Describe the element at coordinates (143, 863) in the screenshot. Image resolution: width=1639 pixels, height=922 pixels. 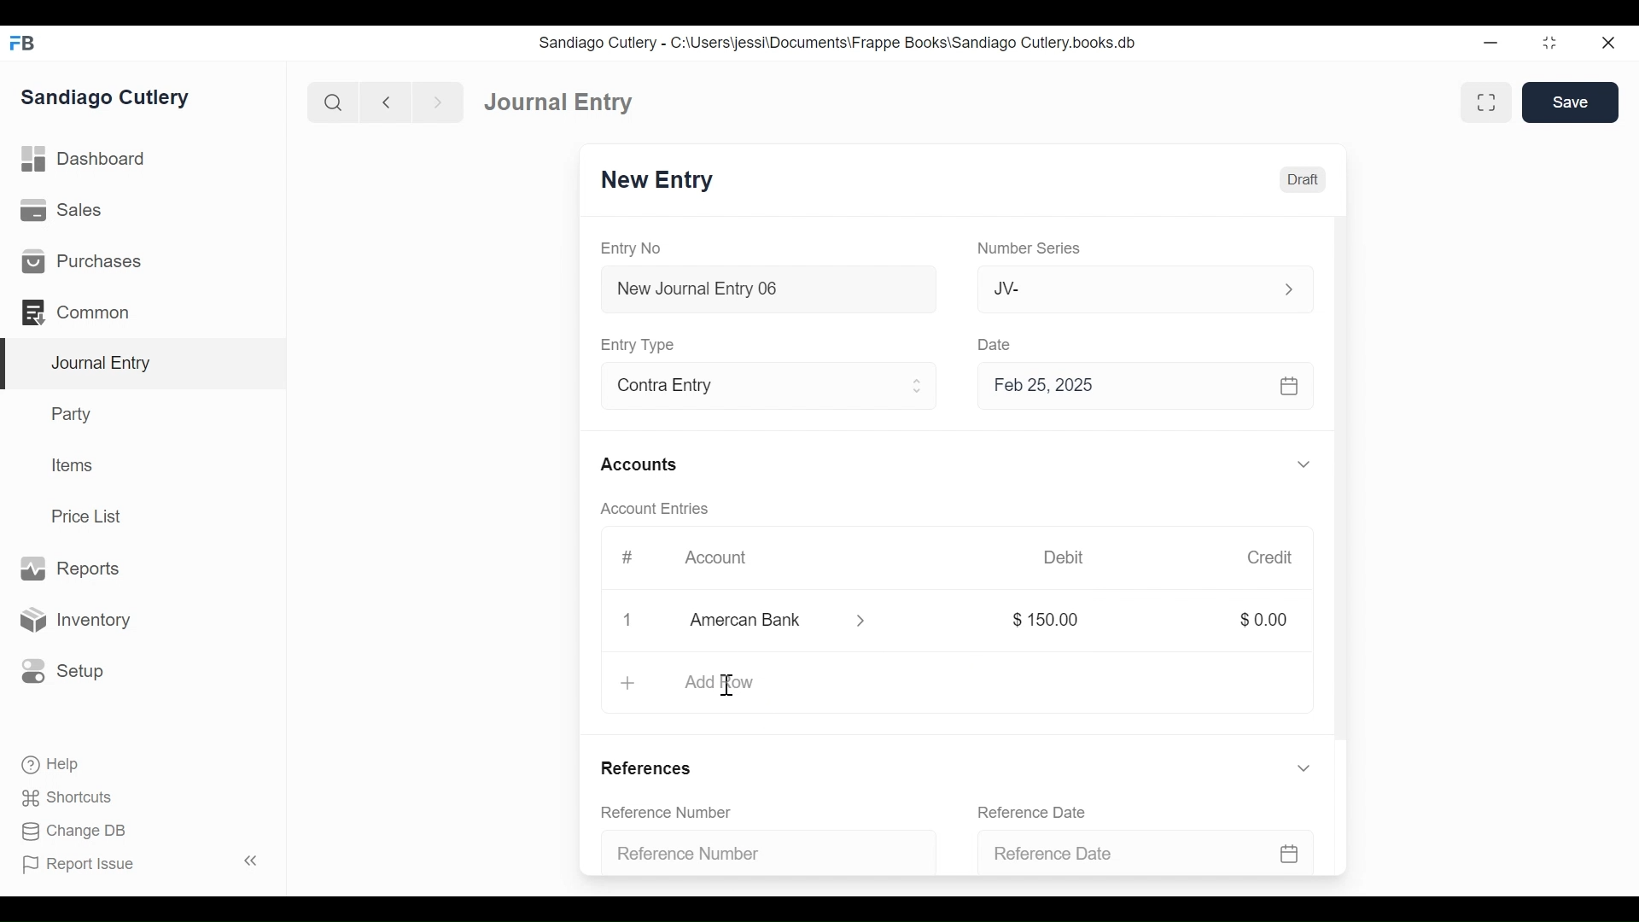
I see `Report Issue` at that location.